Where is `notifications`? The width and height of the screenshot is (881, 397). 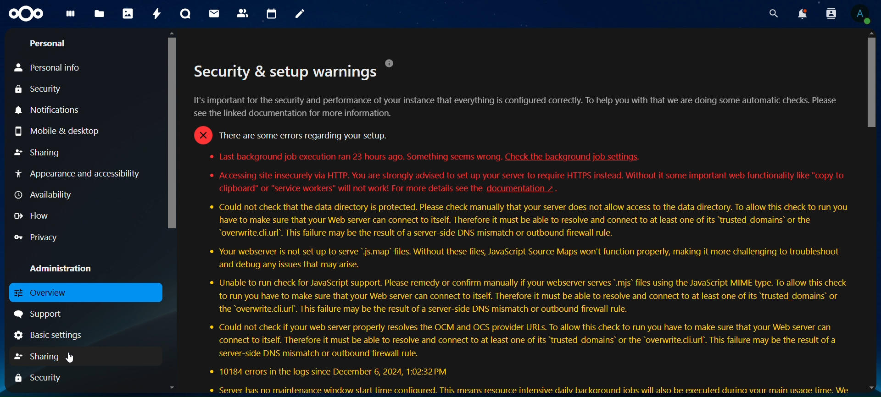
notifications is located at coordinates (55, 110).